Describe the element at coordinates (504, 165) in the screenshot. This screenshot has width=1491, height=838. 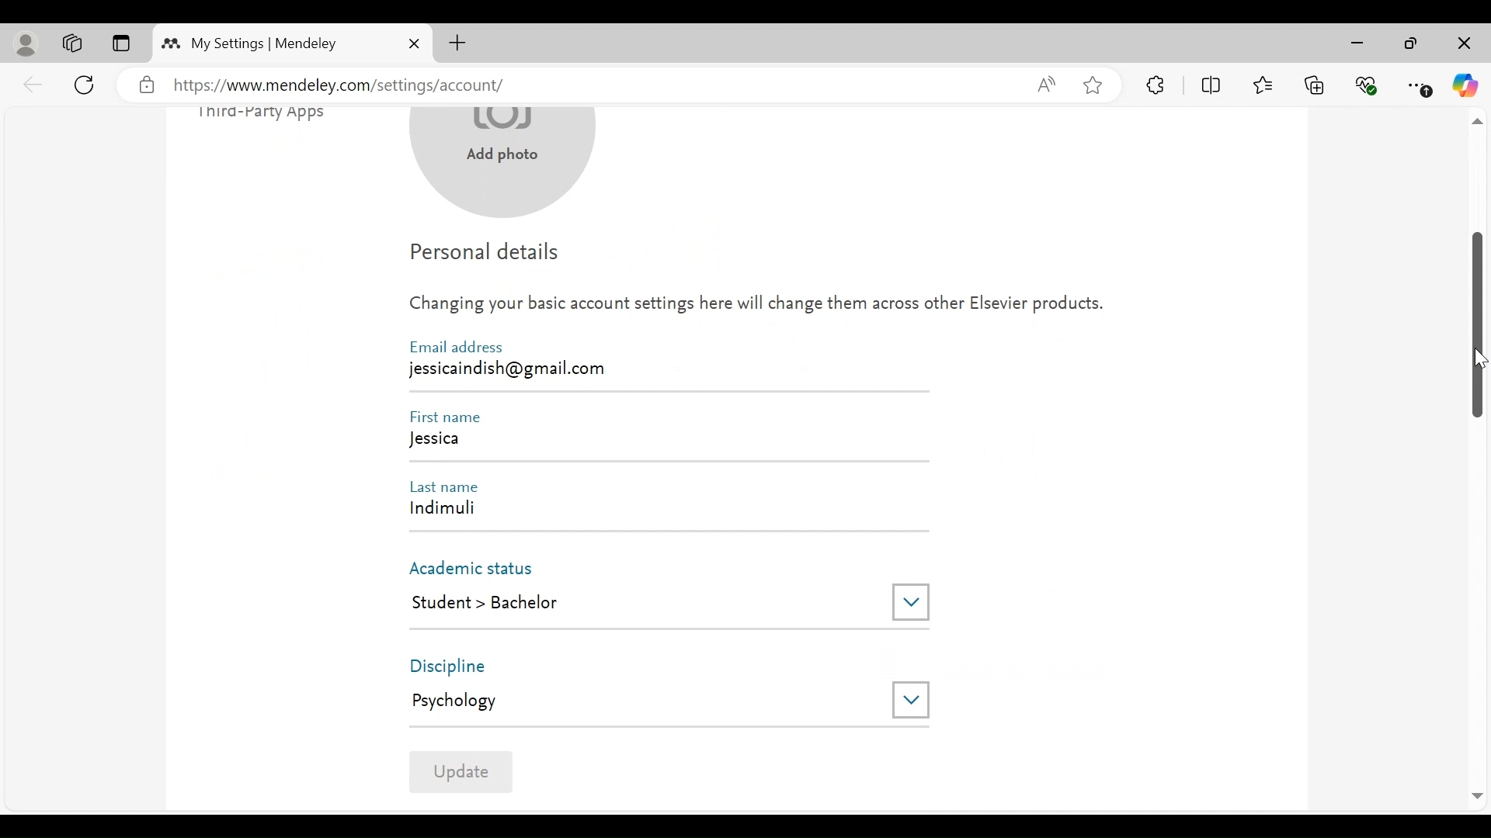
I see `Add photo` at that location.